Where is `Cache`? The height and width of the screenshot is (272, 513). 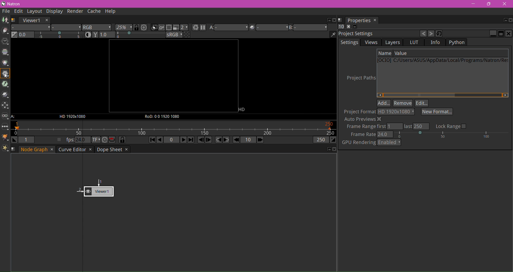
Cache is located at coordinates (94, 12).